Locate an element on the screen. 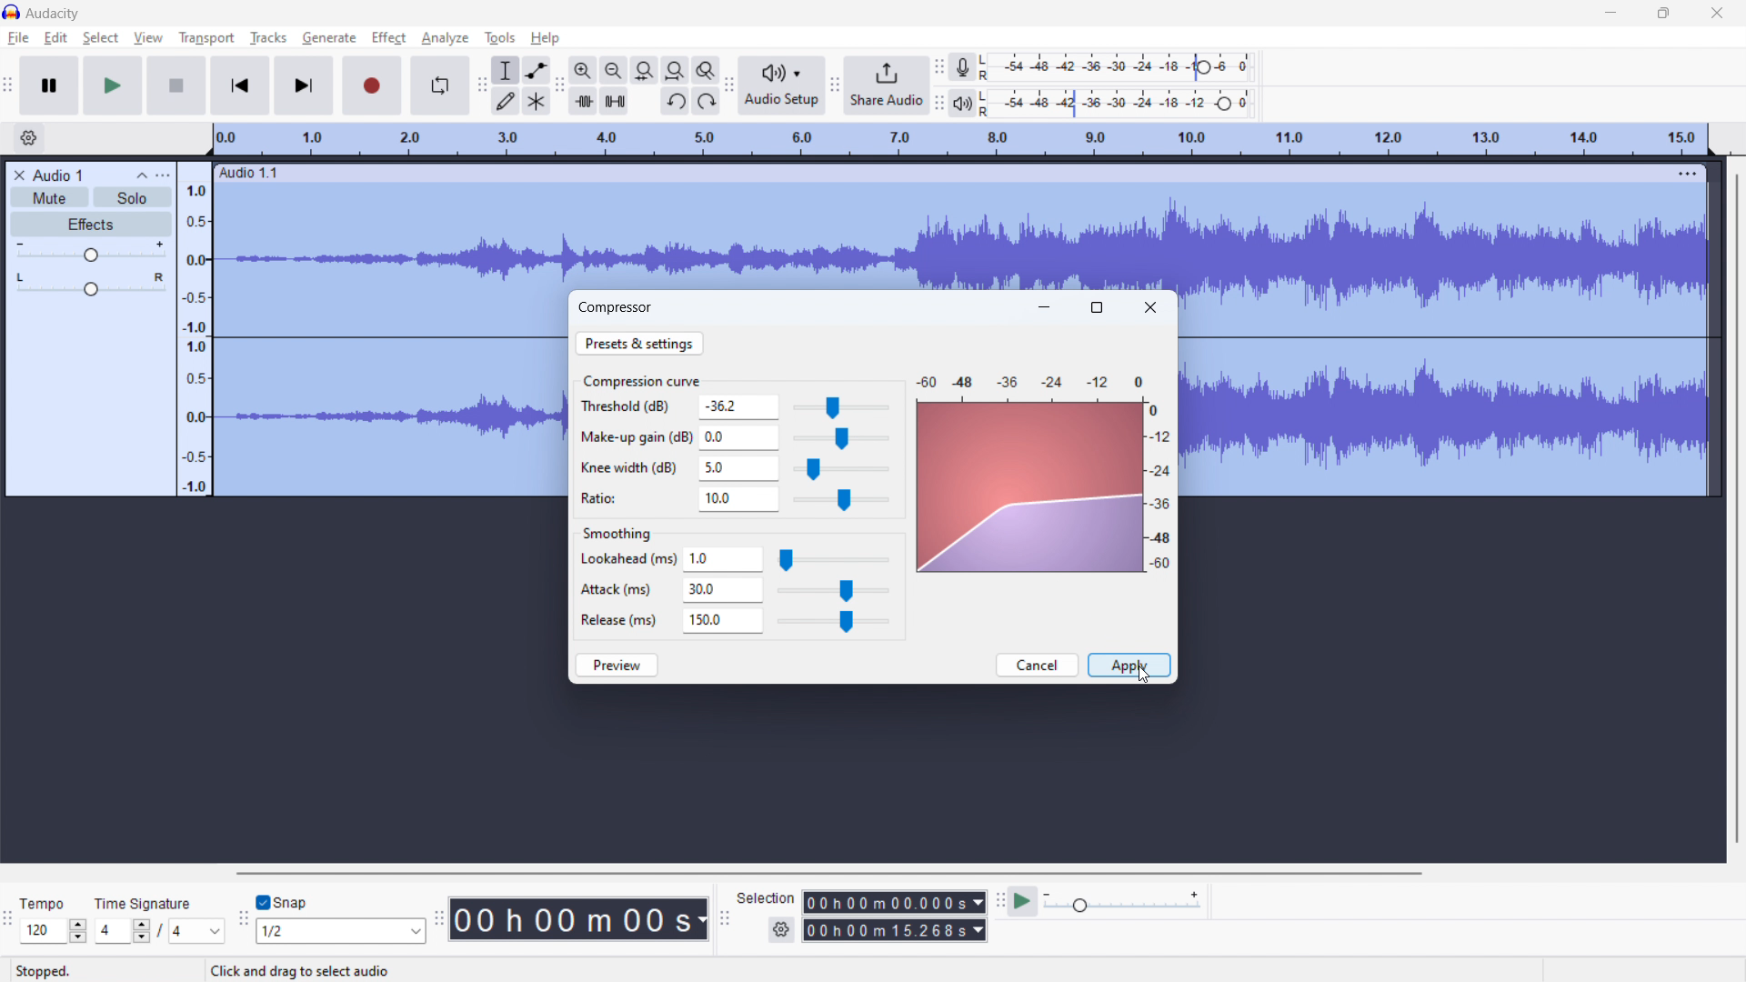 The image size is (1746, 982). fit selection to width is located at coordinates (646, 70).